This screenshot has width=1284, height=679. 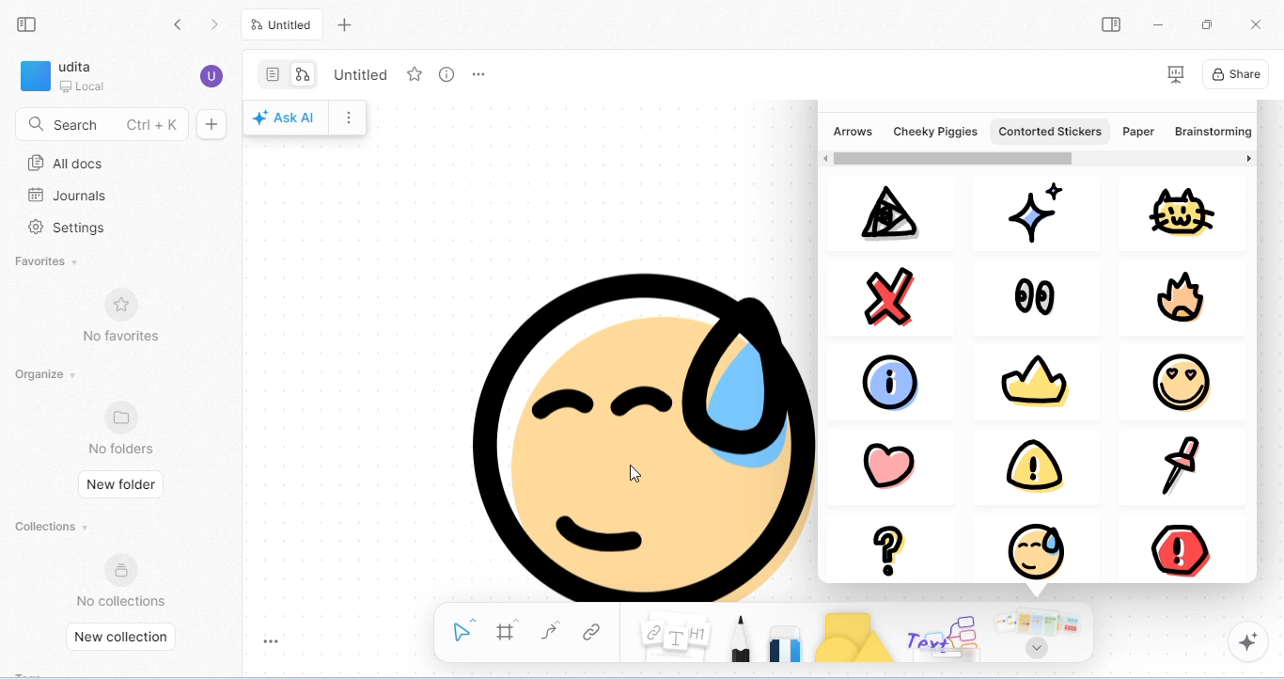 I want to click on edgeless mode, so click(x=303, y=75).